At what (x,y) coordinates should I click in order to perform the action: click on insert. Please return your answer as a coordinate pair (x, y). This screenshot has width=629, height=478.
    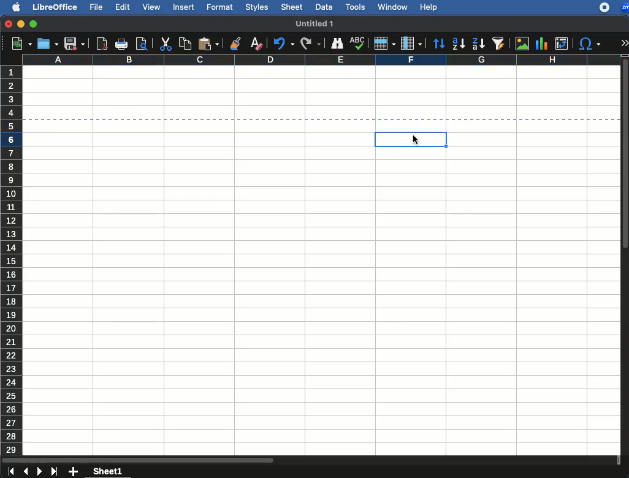
    Looking at the image, I should click on (186, 7).